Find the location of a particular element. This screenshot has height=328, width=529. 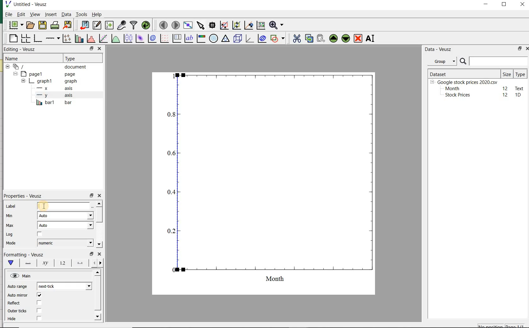

Tools is located at coordinates (81, 14).